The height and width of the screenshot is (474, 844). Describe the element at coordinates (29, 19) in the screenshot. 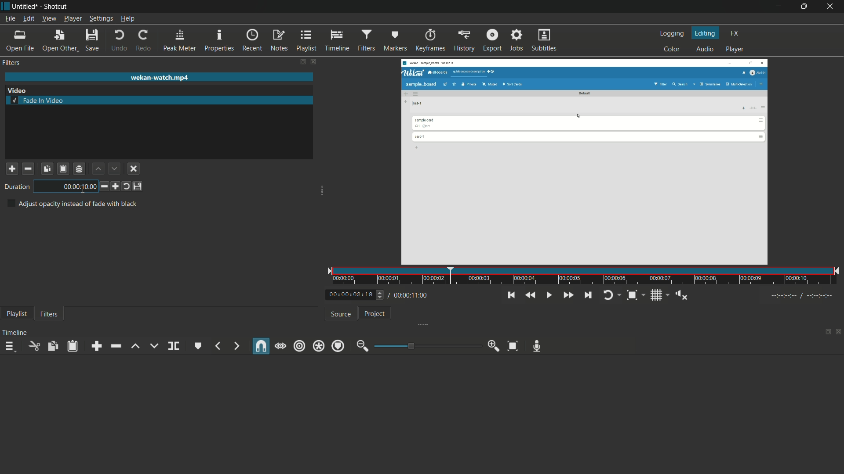

I see `edit menu` at that location.